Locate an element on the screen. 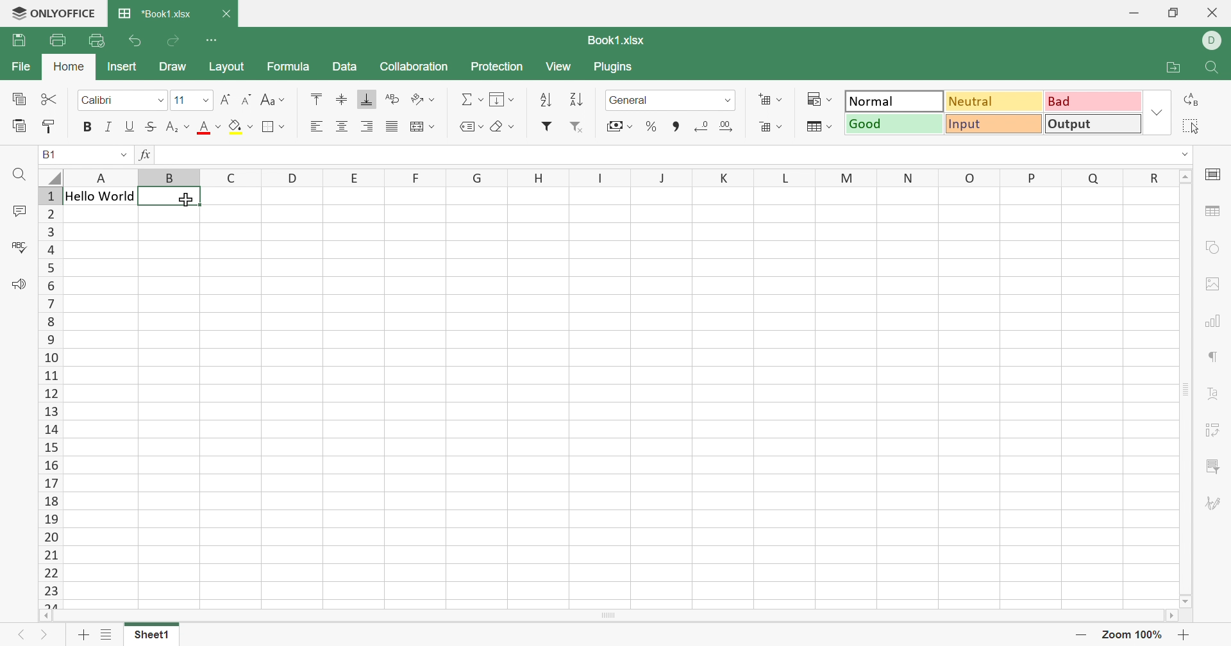 The image size is (1231, 646). Close is located at coordinates (224, 14).